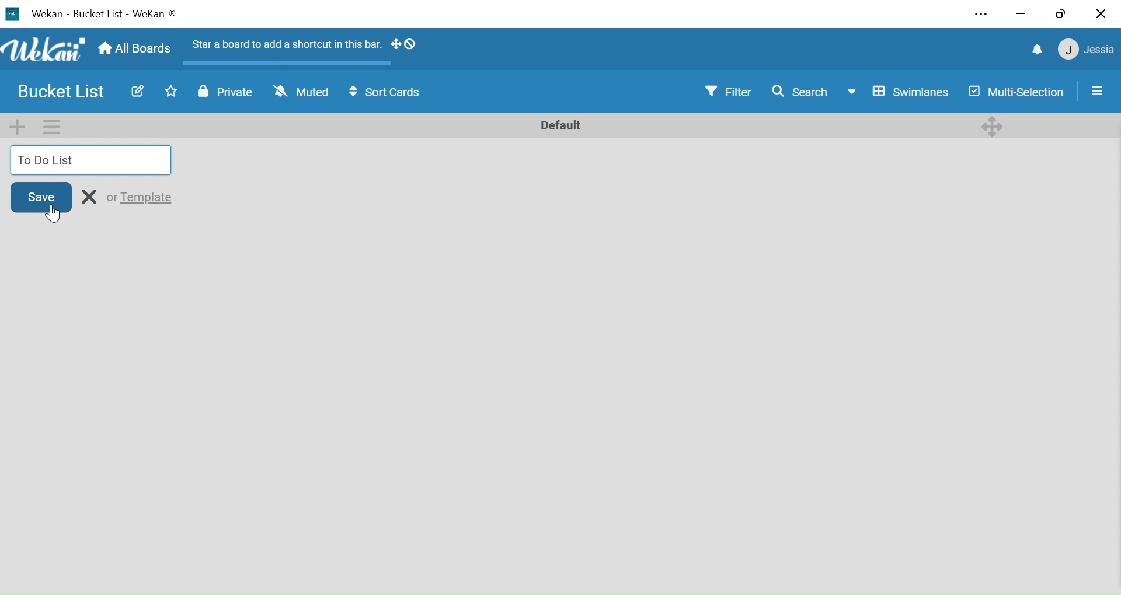 The width and height of the screenshot is (1121, 595). Describe the element at coordinates (1100, 51) in the screenshot. I see `Username` at that location.